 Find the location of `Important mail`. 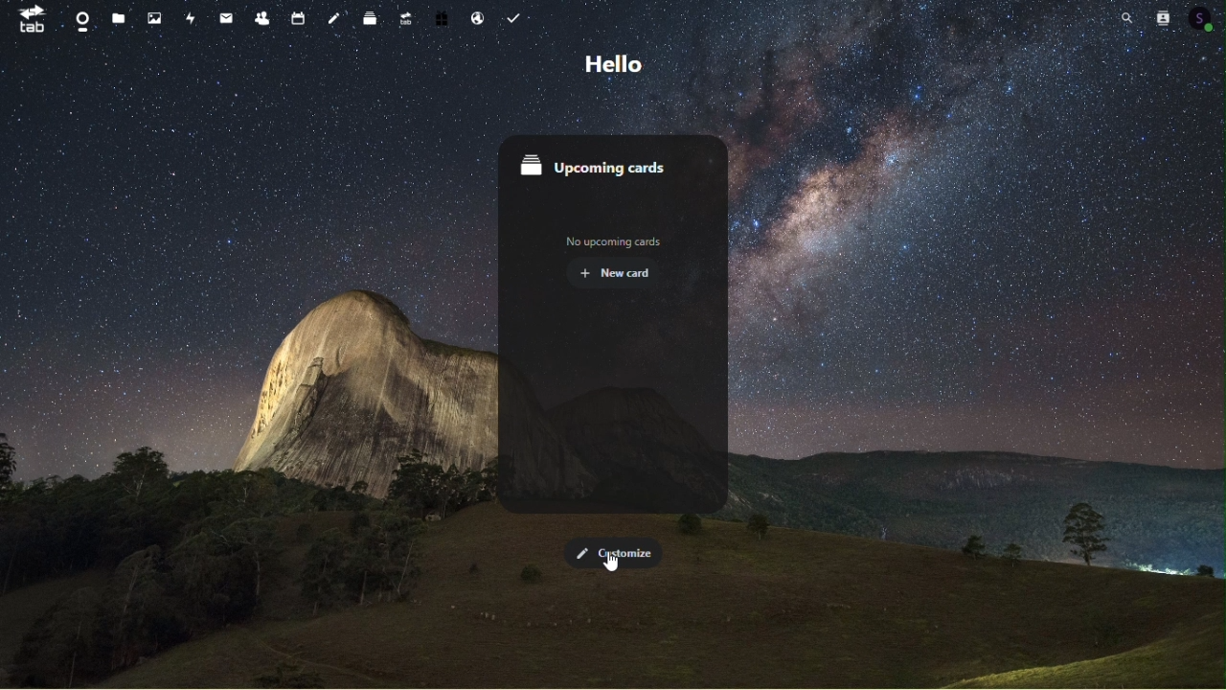

Important mail is located at coordinates (224, 18).